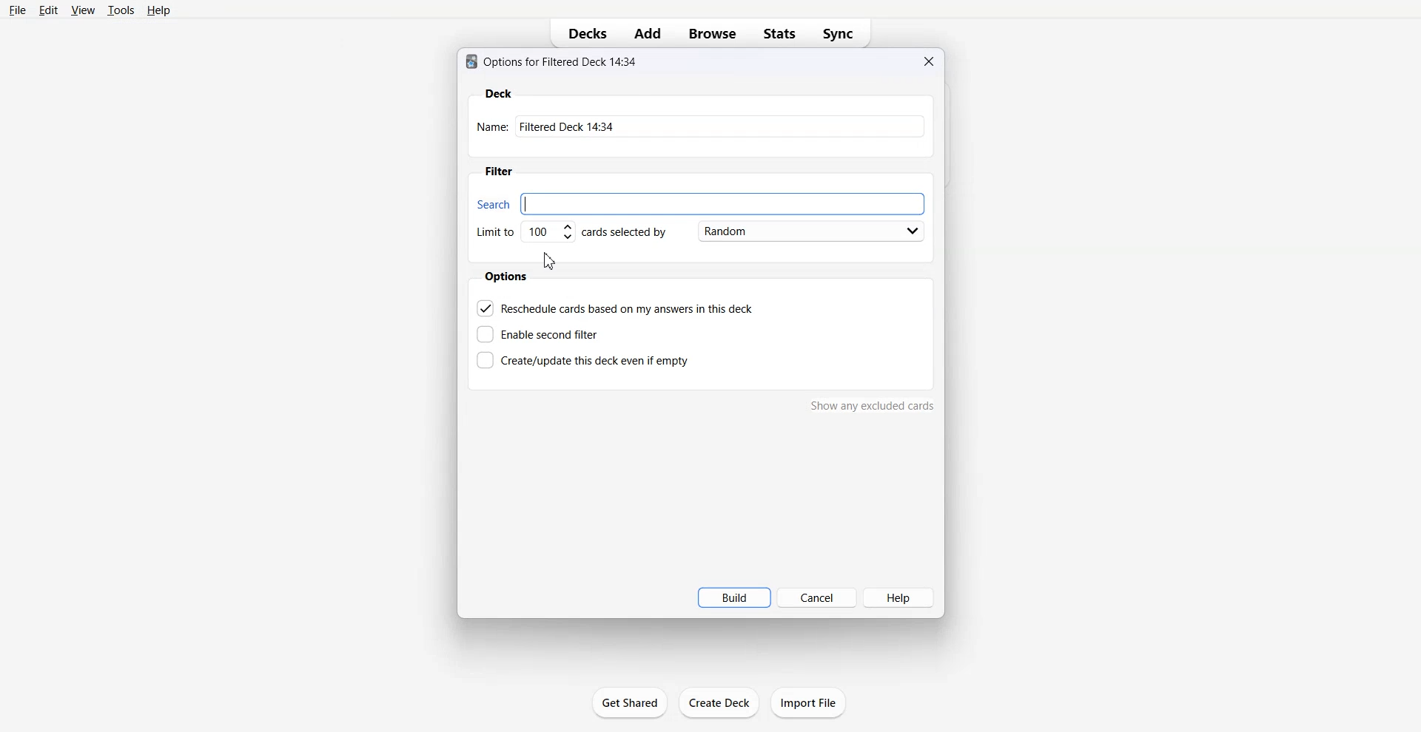 This screenshot has width=1421, height=732. I want to click on Cursor, so click(550, 260).